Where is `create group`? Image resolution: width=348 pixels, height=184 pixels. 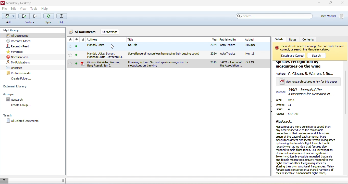 create group is located at coordinates (21, 106).